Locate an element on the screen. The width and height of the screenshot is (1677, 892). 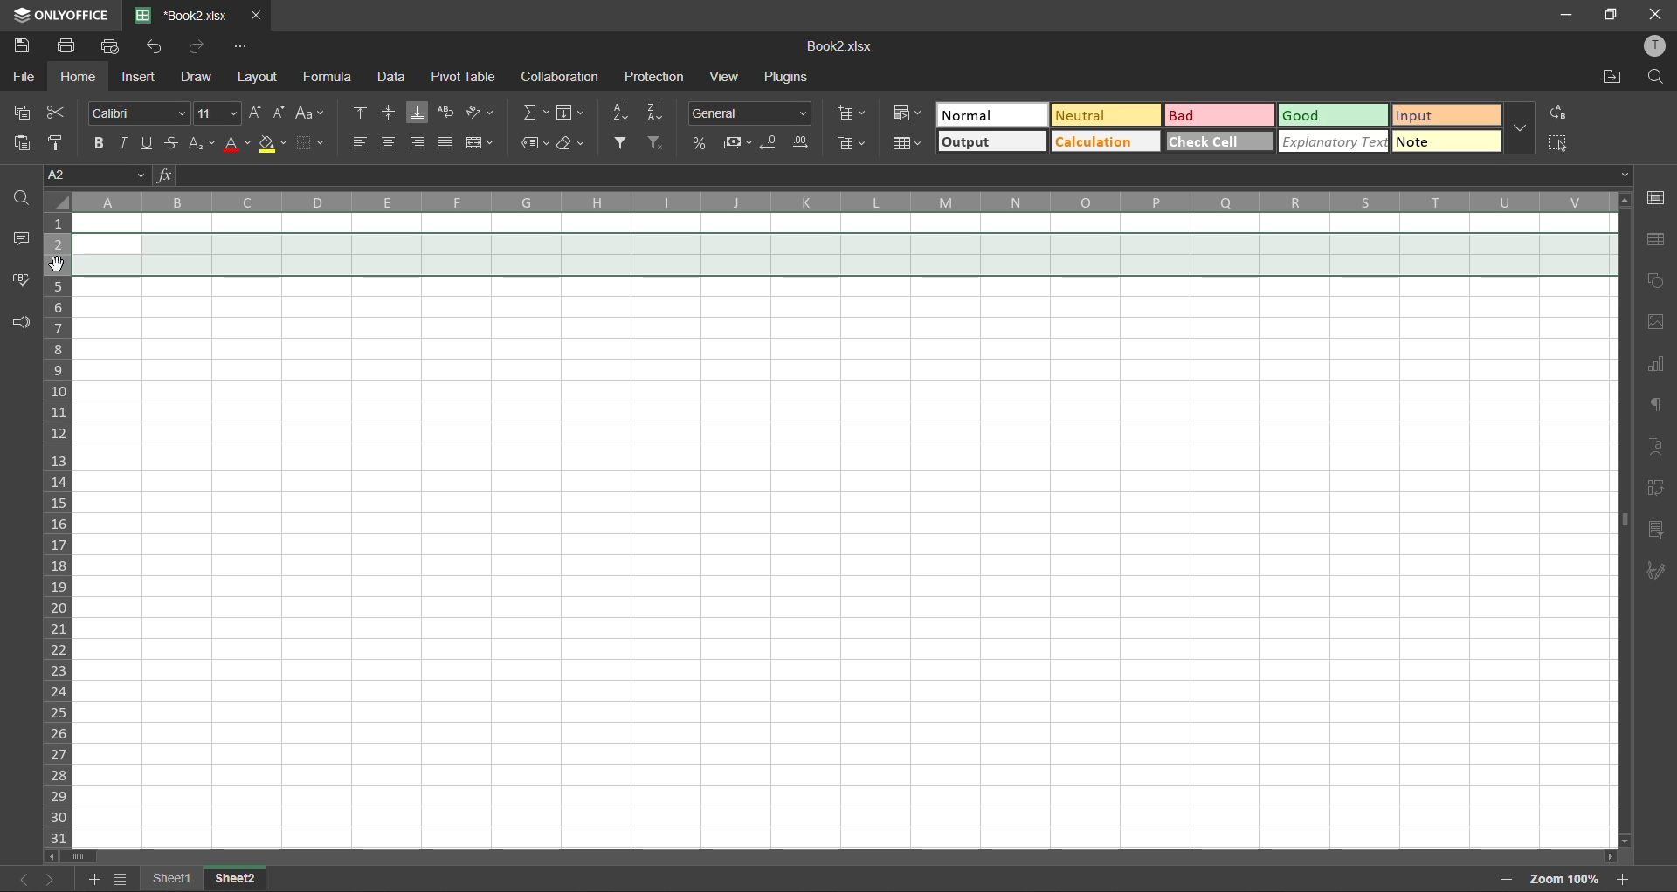
*Book2.xlsx is located at coordinates (185, 14).